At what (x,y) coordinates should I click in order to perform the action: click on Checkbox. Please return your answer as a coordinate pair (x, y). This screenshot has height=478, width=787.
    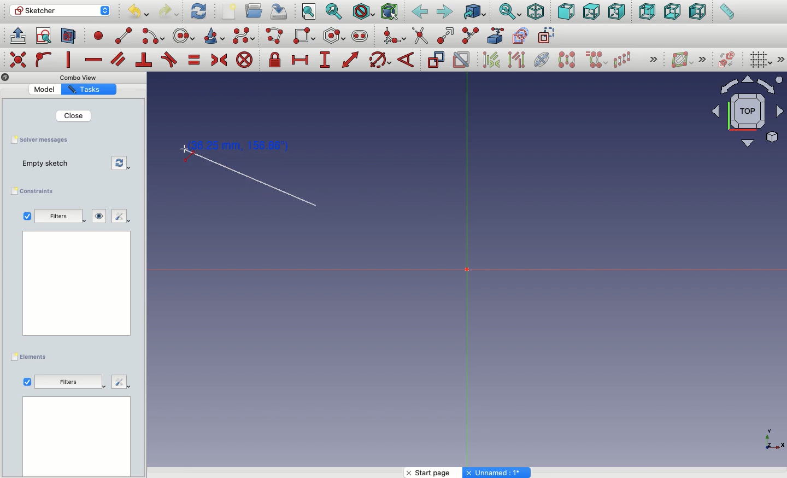
    Looking at the image, I should click on (26, 216).